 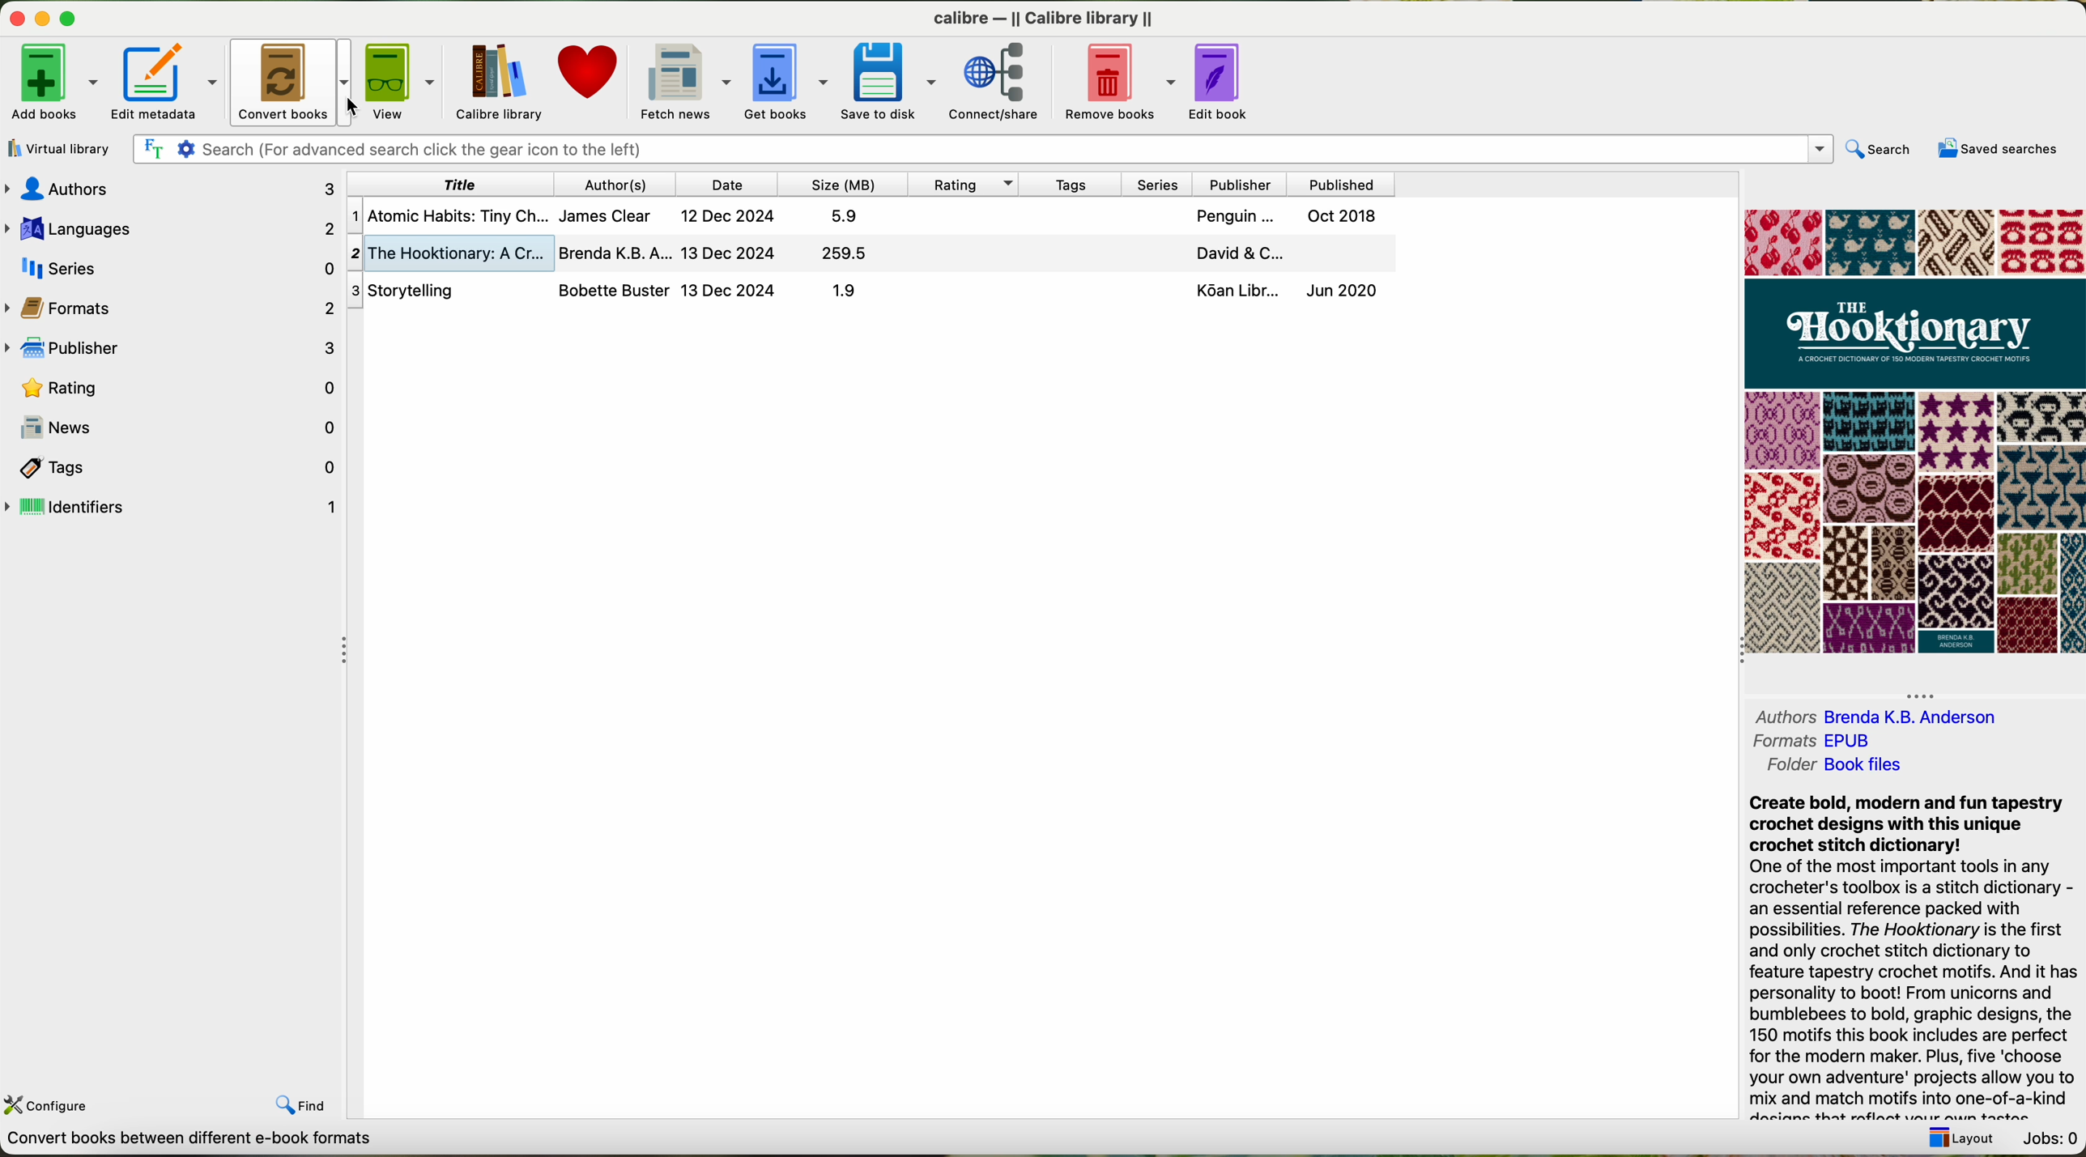 I want to click on view, so click(x=402, y=82).